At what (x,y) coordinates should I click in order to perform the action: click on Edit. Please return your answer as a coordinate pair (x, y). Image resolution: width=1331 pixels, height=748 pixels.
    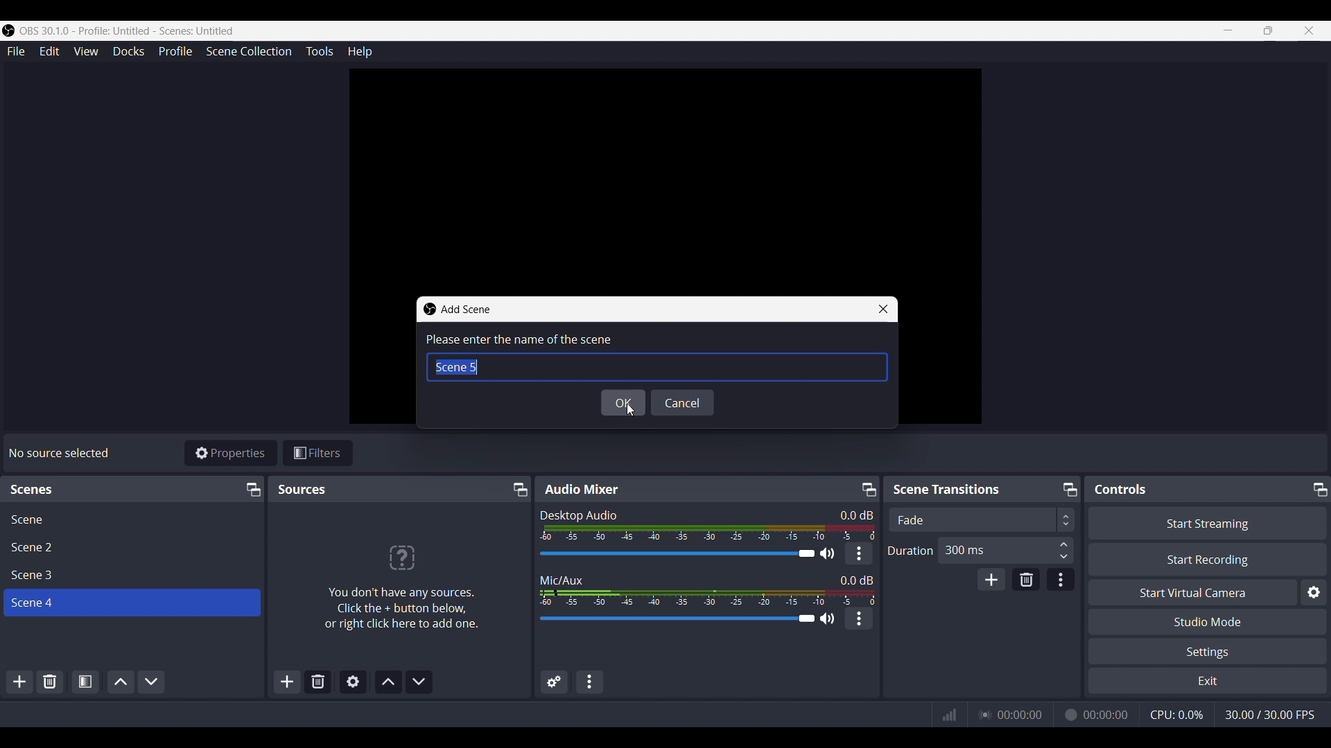
    Looking at the image, I should click on (49, 52).